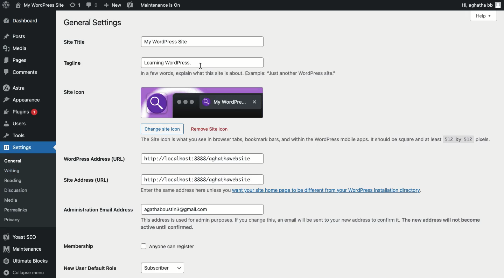  What do you see at coordinates (328, 190) in the screenshot?
I see `link` at bounding box center [328, 190].